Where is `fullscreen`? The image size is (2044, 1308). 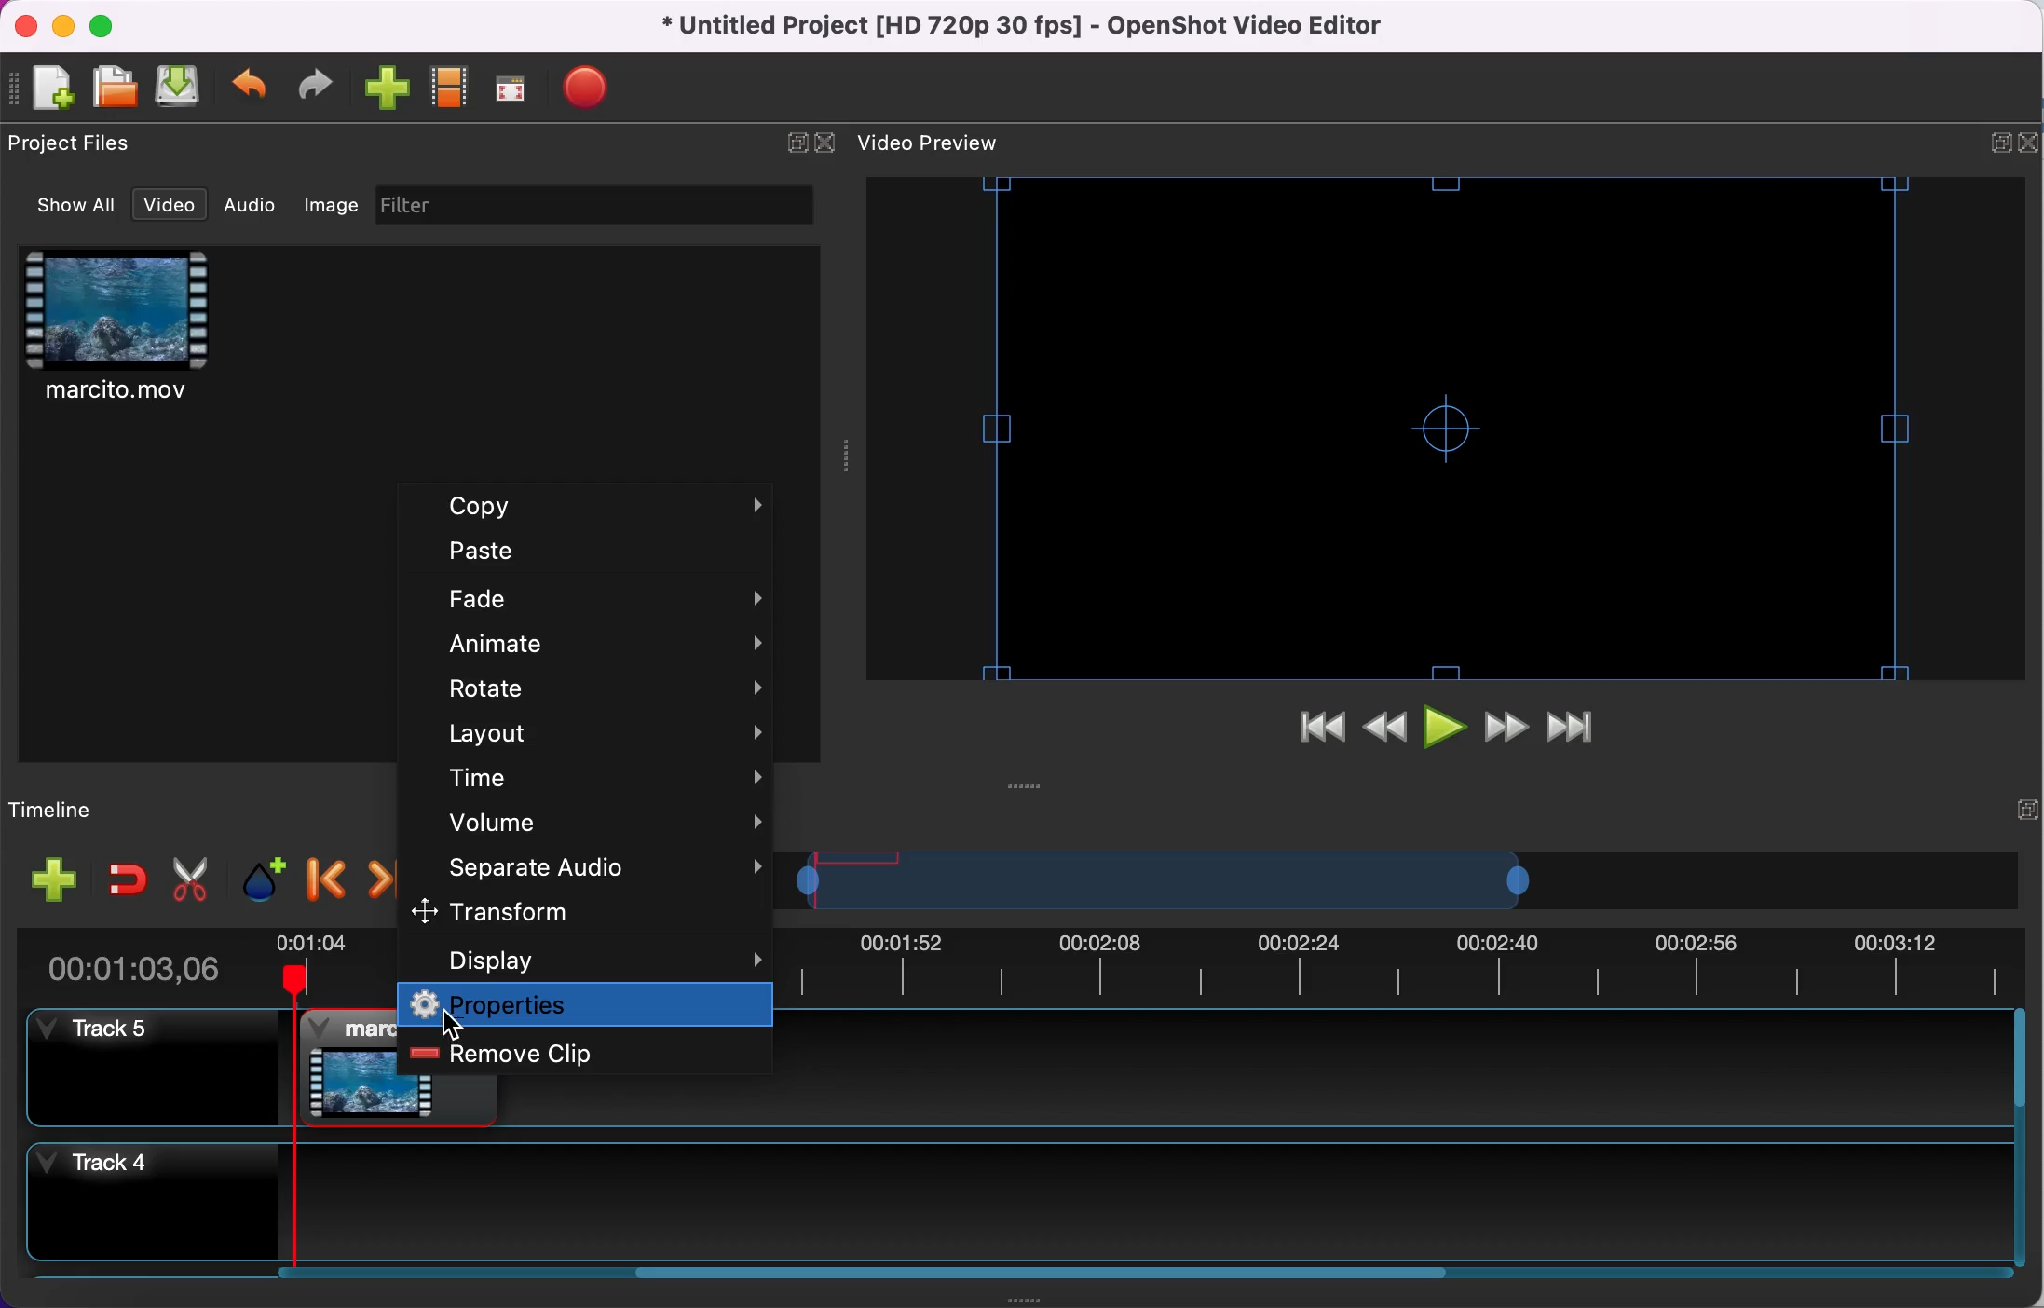 fullscreen is located at coordinates (512, 89).